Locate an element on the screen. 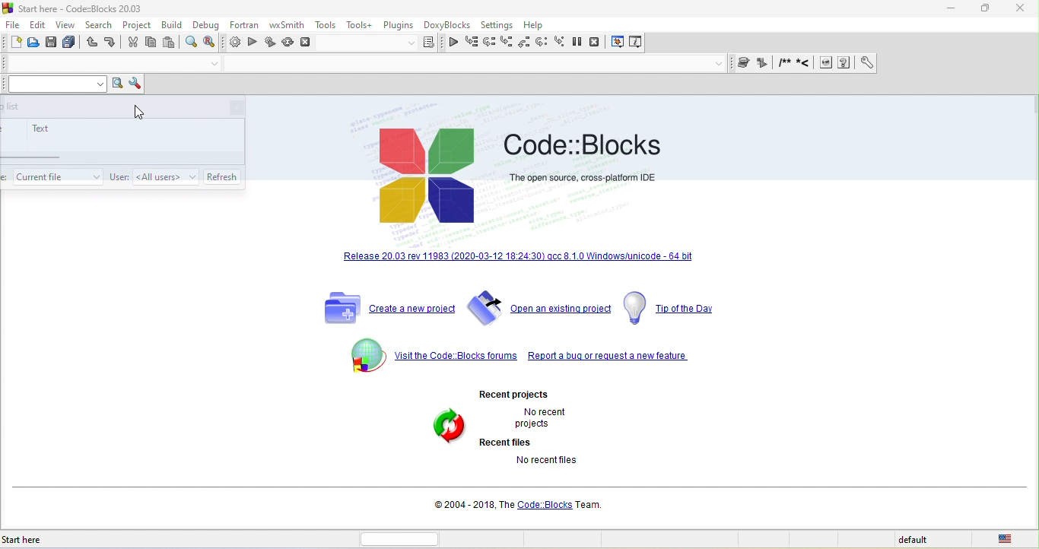  debug is located at coordinates (208, 25).